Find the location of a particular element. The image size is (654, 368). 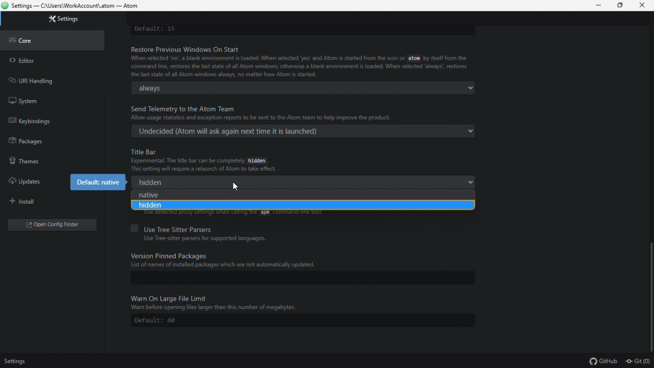

‘Warm before opening files larger than this number of megabytes. is located at coordinates (216, 308).